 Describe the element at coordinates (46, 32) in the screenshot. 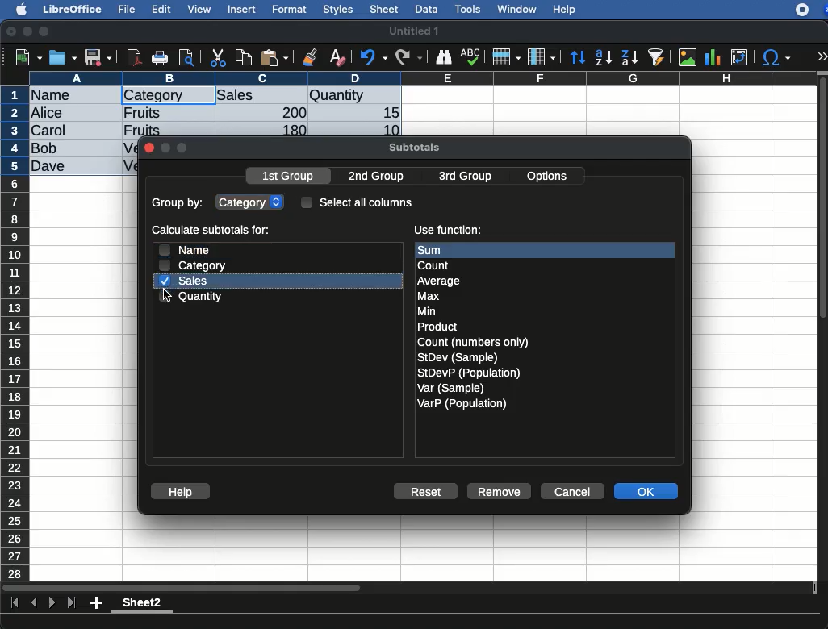

I see `maximize` at that location.